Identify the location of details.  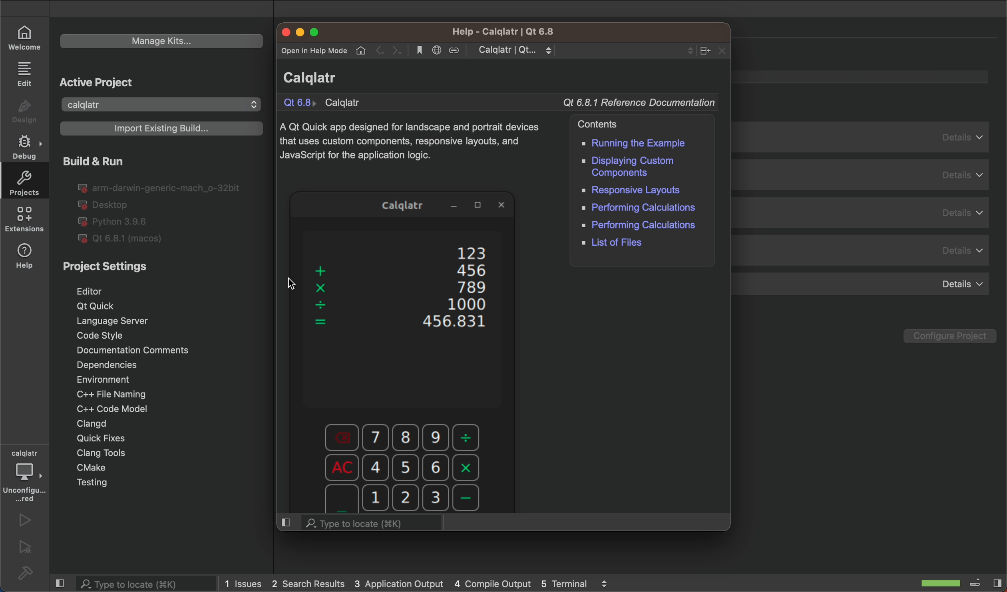
(863, 137).